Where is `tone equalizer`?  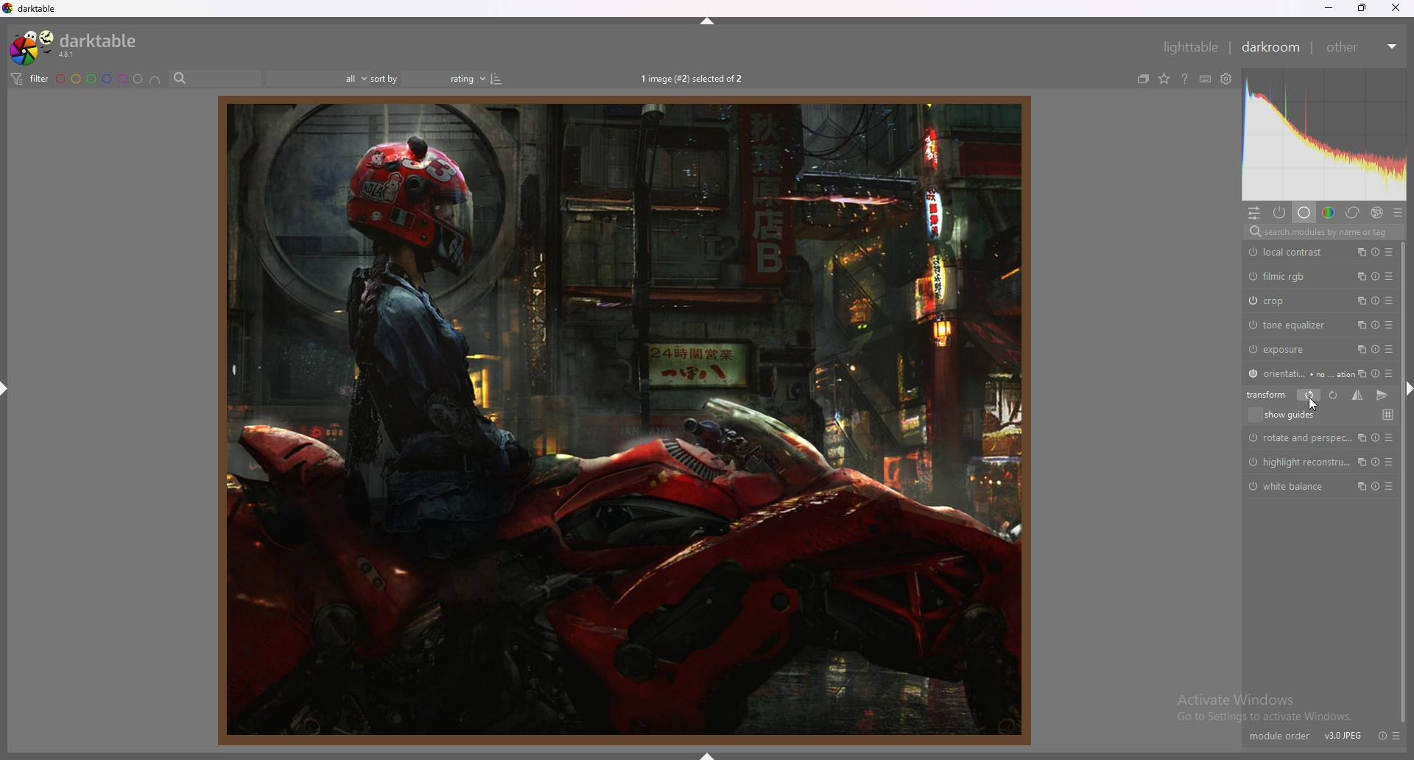 tone equalizer is located at coordinates (1290, 324).